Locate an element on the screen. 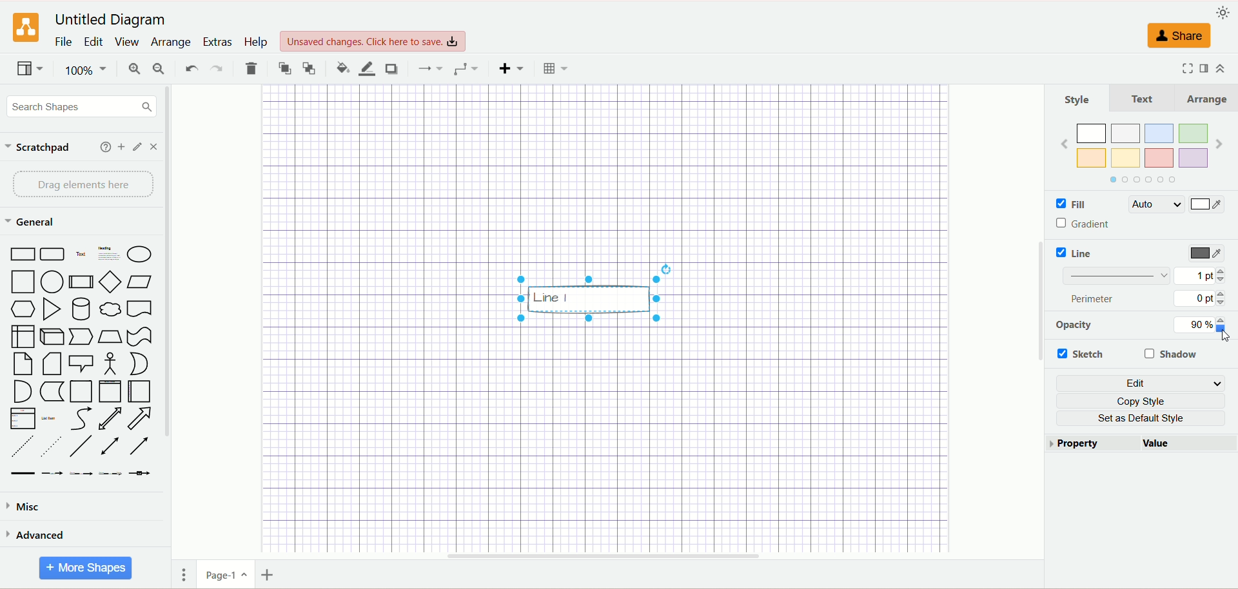 The width and height of the screenshot is (1238, 589). Step is located at coordinates (83, 337).